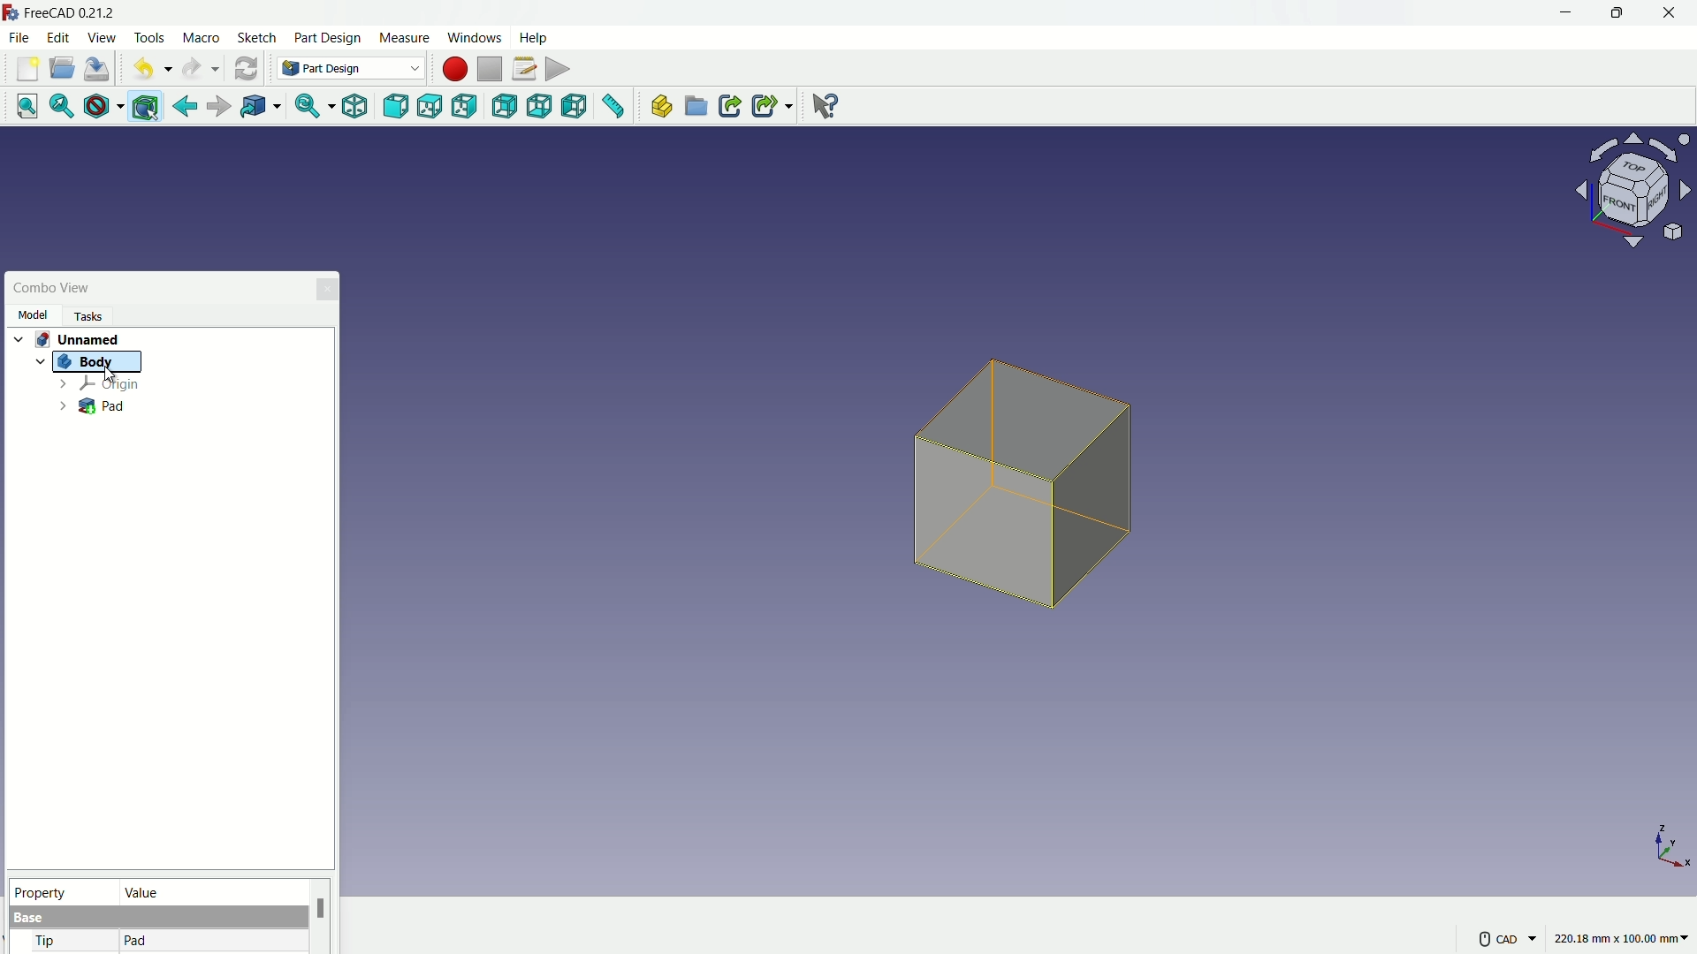 The width and height of the screenshot is (1697, 954). What do you see at coordinates (575, 108) in the screenshot?
I see `left view` at bounding box center [575, 108].